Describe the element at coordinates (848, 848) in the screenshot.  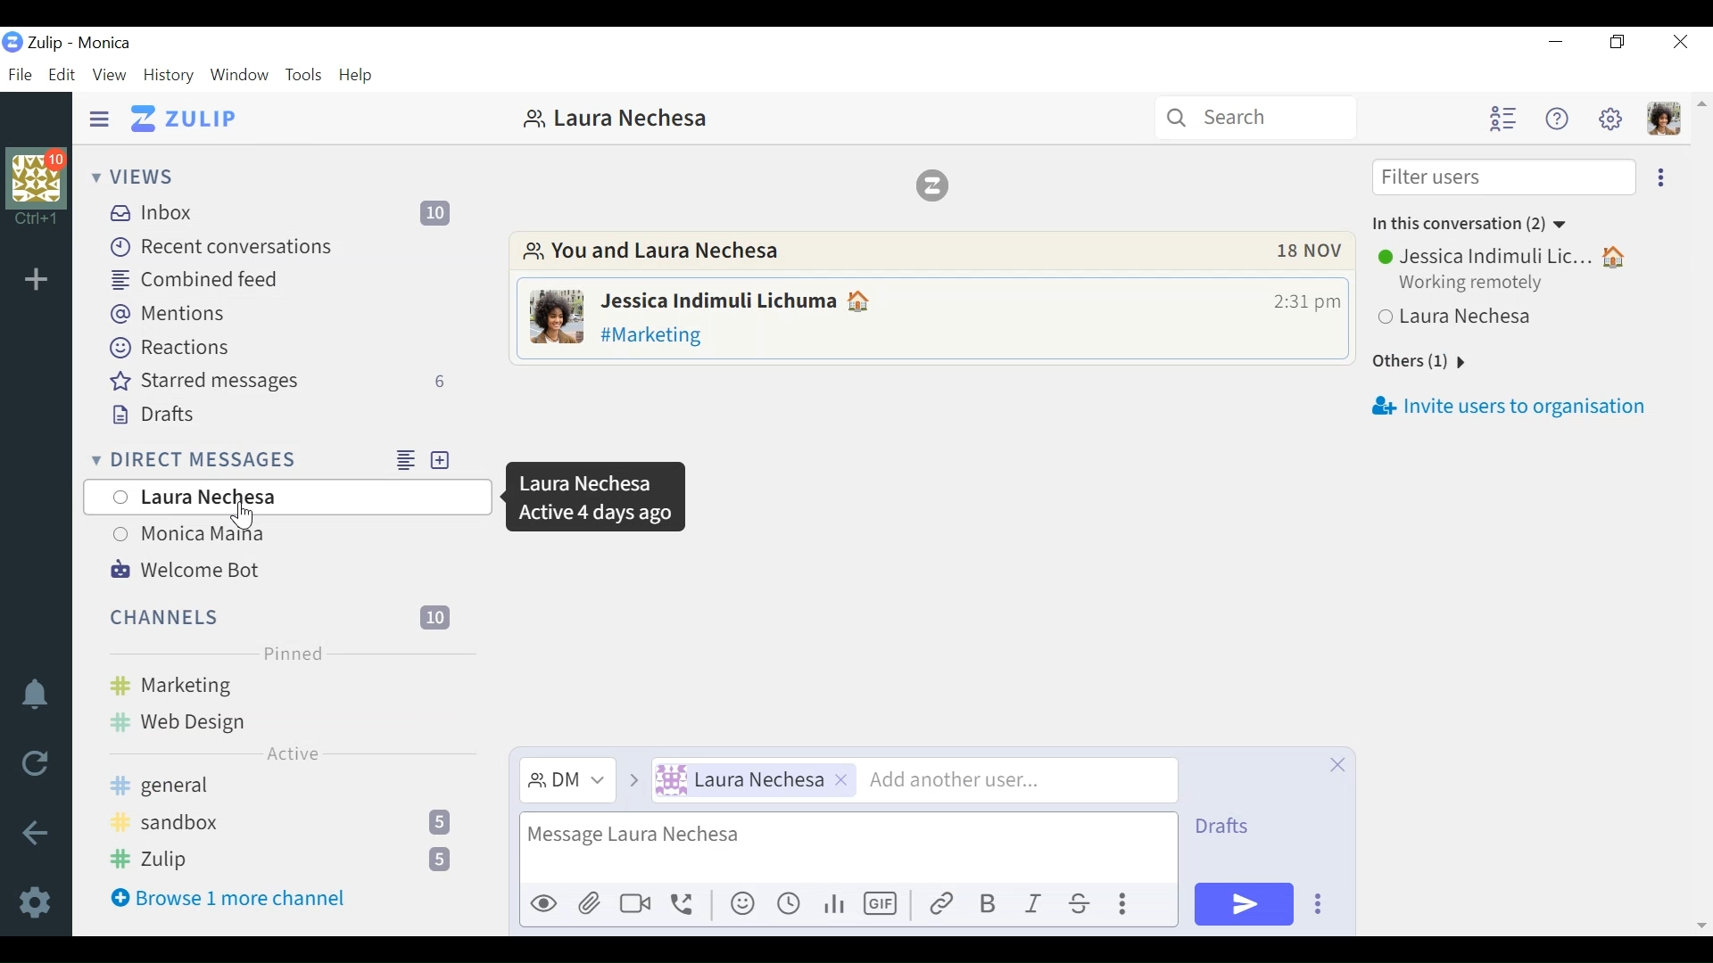
I see `compose message` at that location.